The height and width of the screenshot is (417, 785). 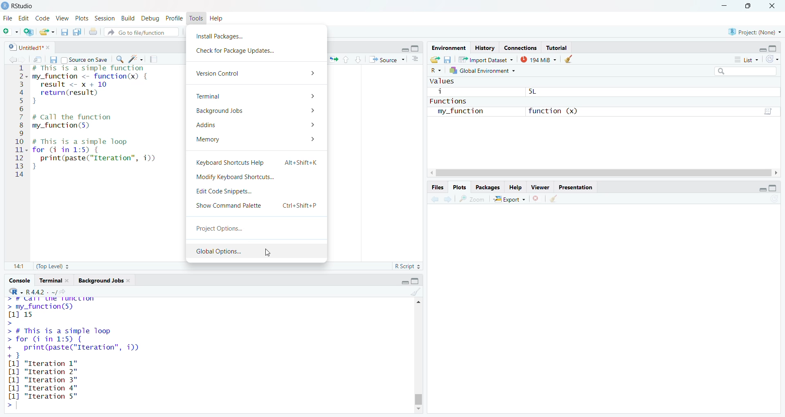 What do you see at coordinates (257, 72) in the screenshot?
I see `Version Control` at bounding box center [257, 72].